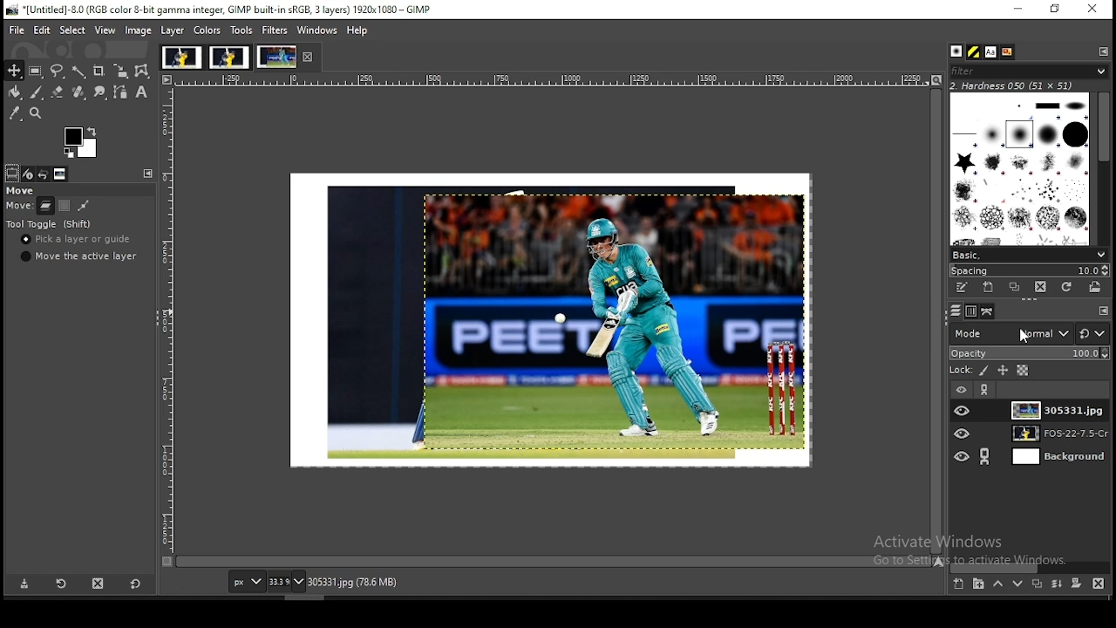  What do you see at coordinates (1101, 51) in the screenshot?
I see `configure this tab` at bounding box center [1101, 51].